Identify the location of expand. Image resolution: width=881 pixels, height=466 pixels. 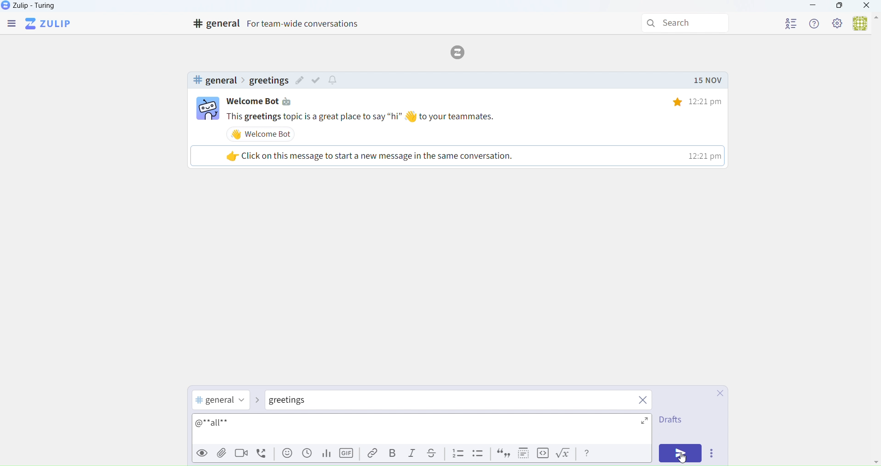
(633, 423).